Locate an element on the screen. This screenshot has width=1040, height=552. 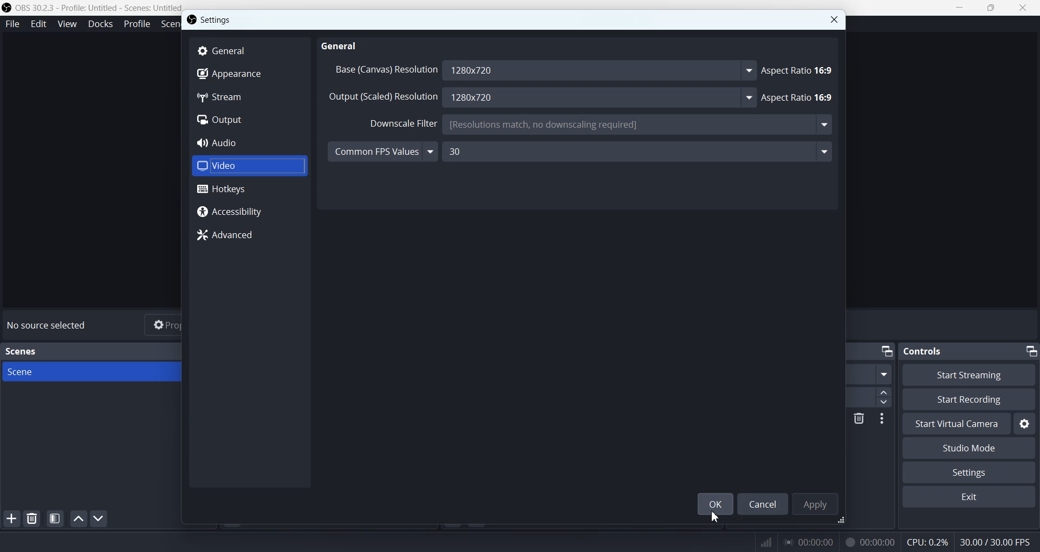
Move scene Down is located at coordinates (99, 518).